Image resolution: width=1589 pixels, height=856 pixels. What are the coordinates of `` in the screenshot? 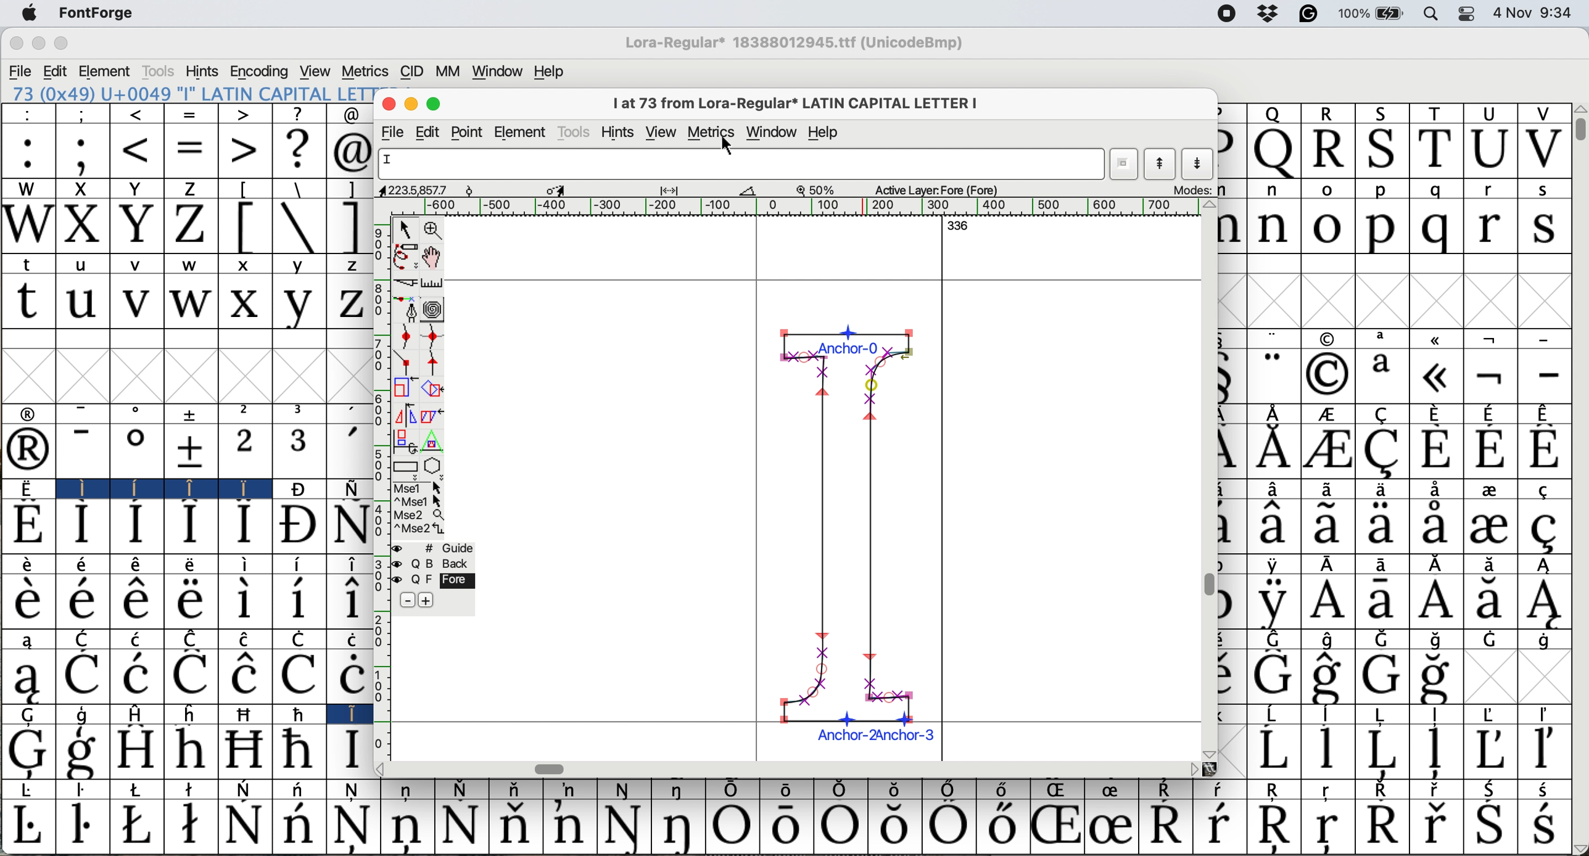 It's located at (1579, 848).